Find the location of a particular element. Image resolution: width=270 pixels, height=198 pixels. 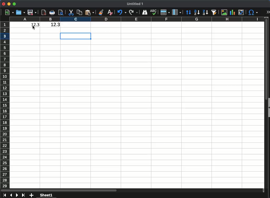

expand is located at coordinates (268, 12).